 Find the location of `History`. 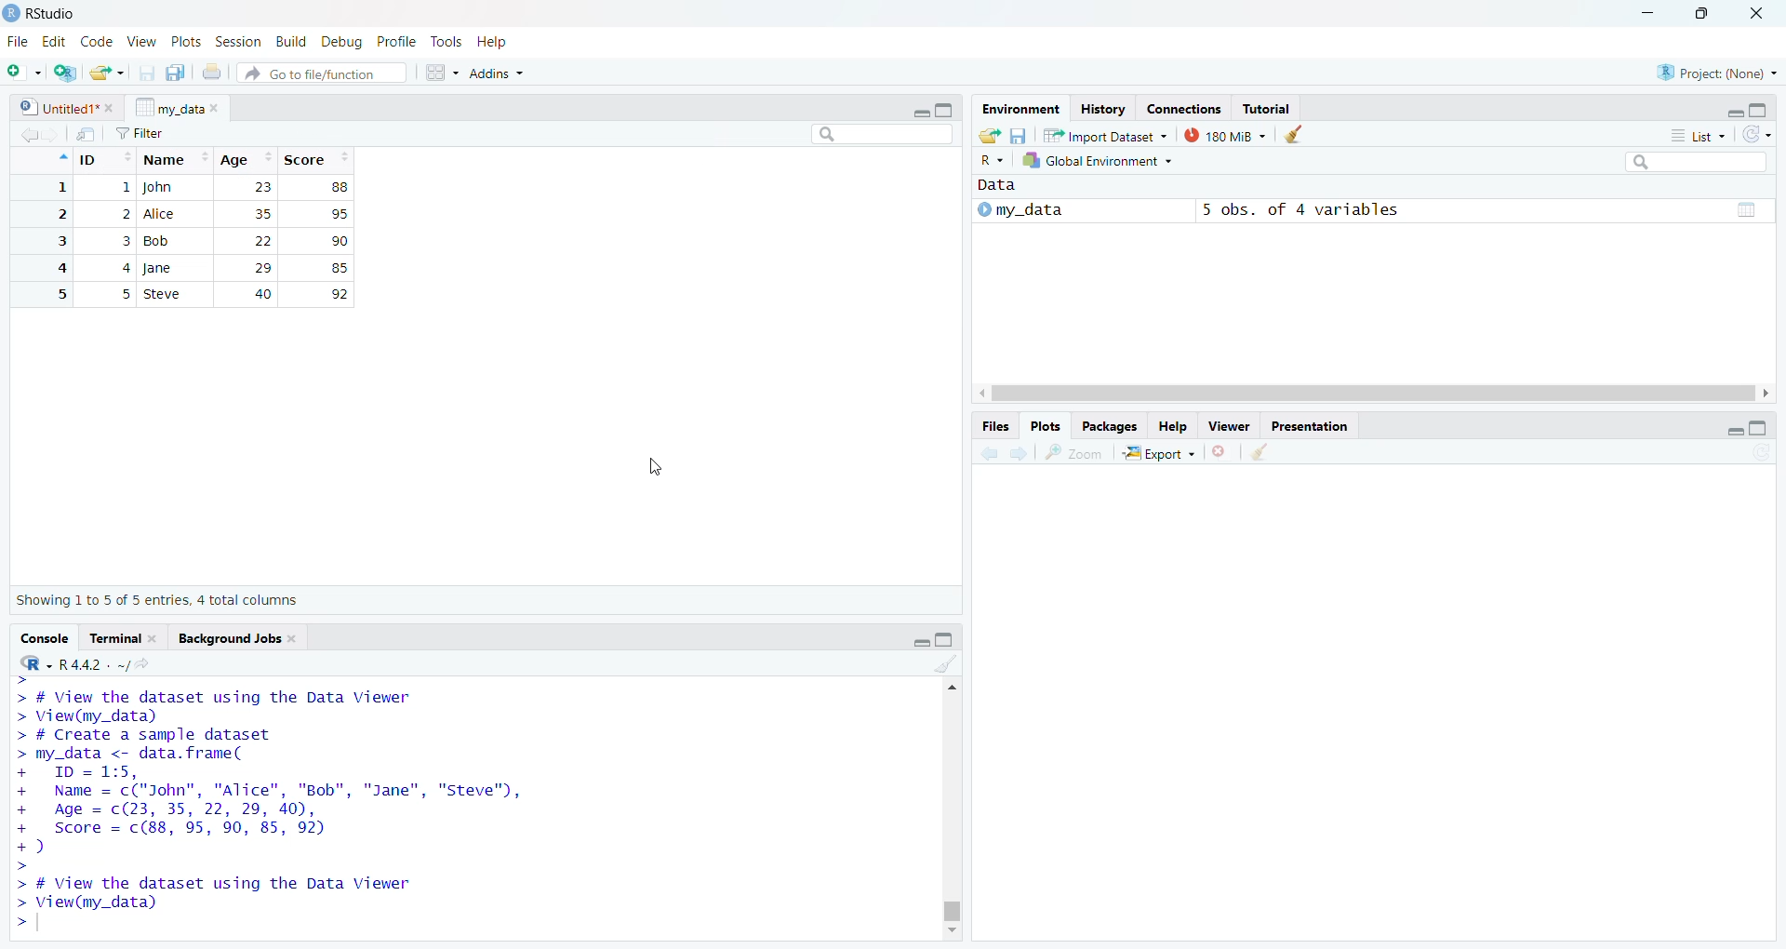

History is located at coordinates (1100, 111).